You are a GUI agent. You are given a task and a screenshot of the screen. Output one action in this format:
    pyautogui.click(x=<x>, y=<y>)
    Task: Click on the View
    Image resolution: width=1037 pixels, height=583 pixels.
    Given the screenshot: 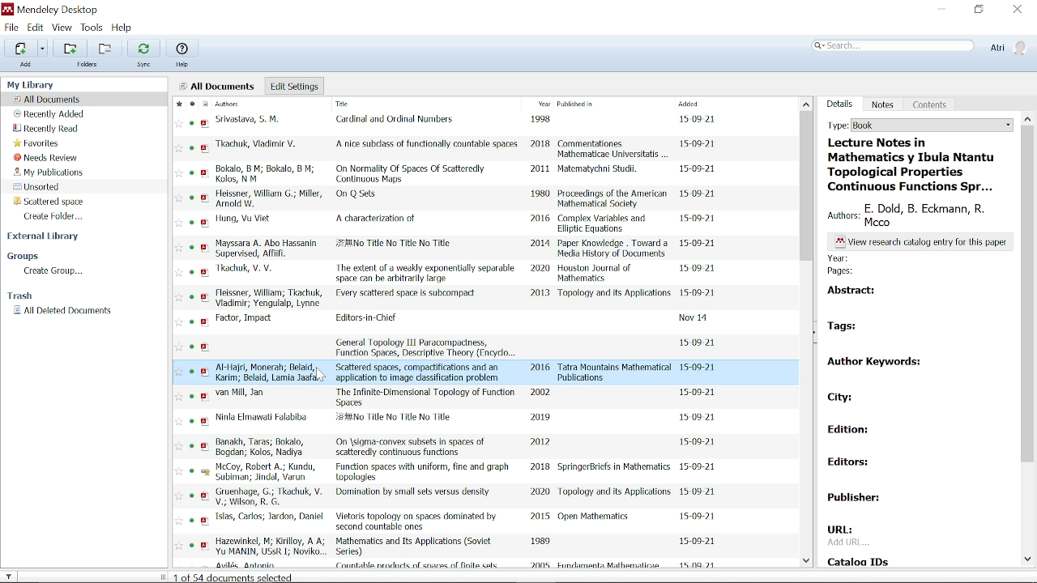 What is the action you would take?
    pyautogui.click(x=62, y=28)
    